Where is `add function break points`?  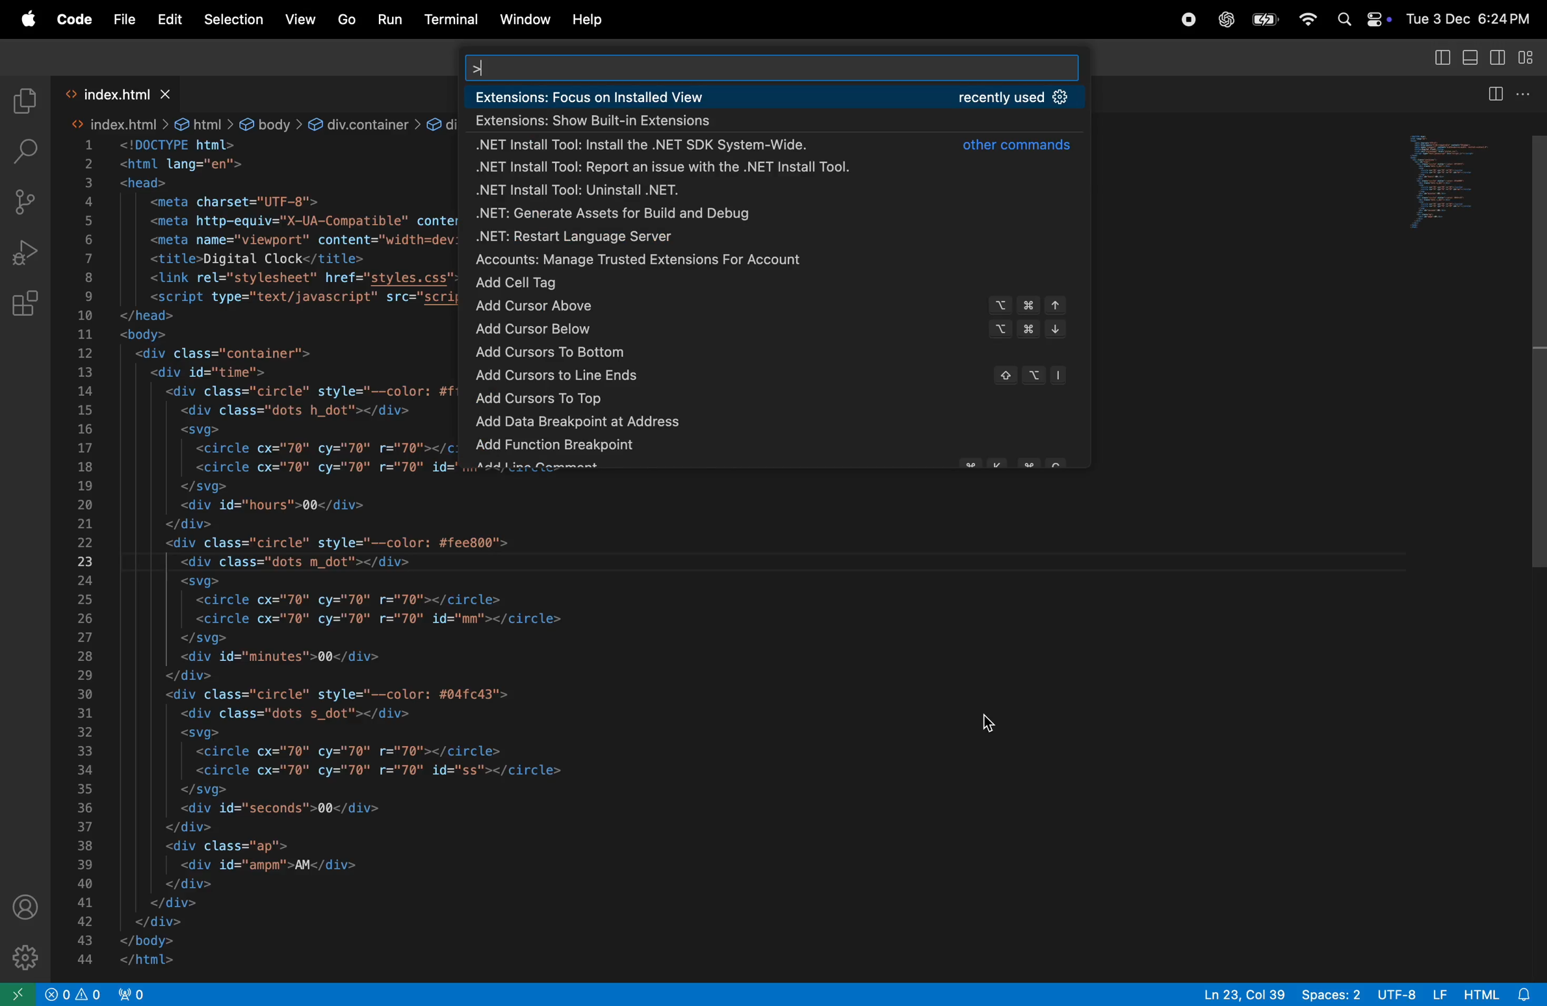
add function break points is located at coordinates (772, 447).